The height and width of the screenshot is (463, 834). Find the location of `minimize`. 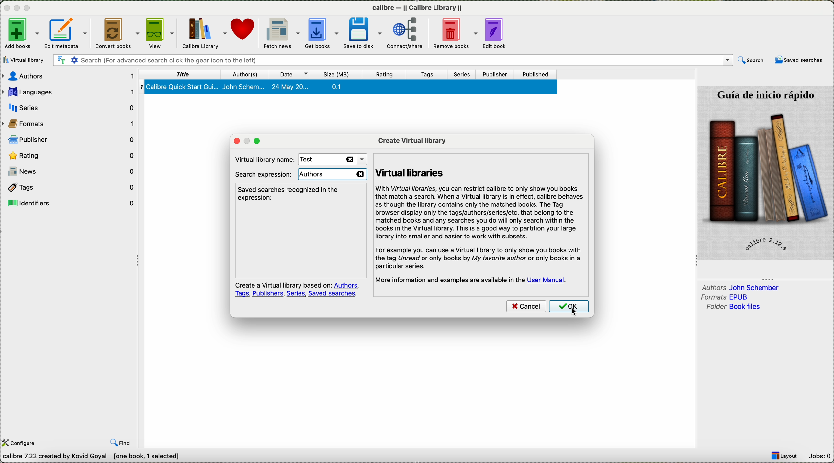

minimize is located at coordinates (17, 10).